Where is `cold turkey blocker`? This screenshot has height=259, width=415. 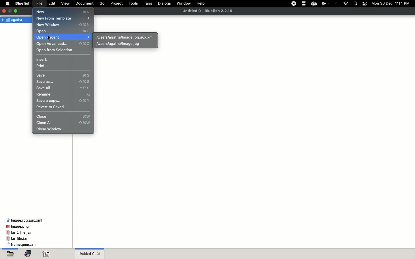
cold turkey blocker is located at coordinates (314, 4).